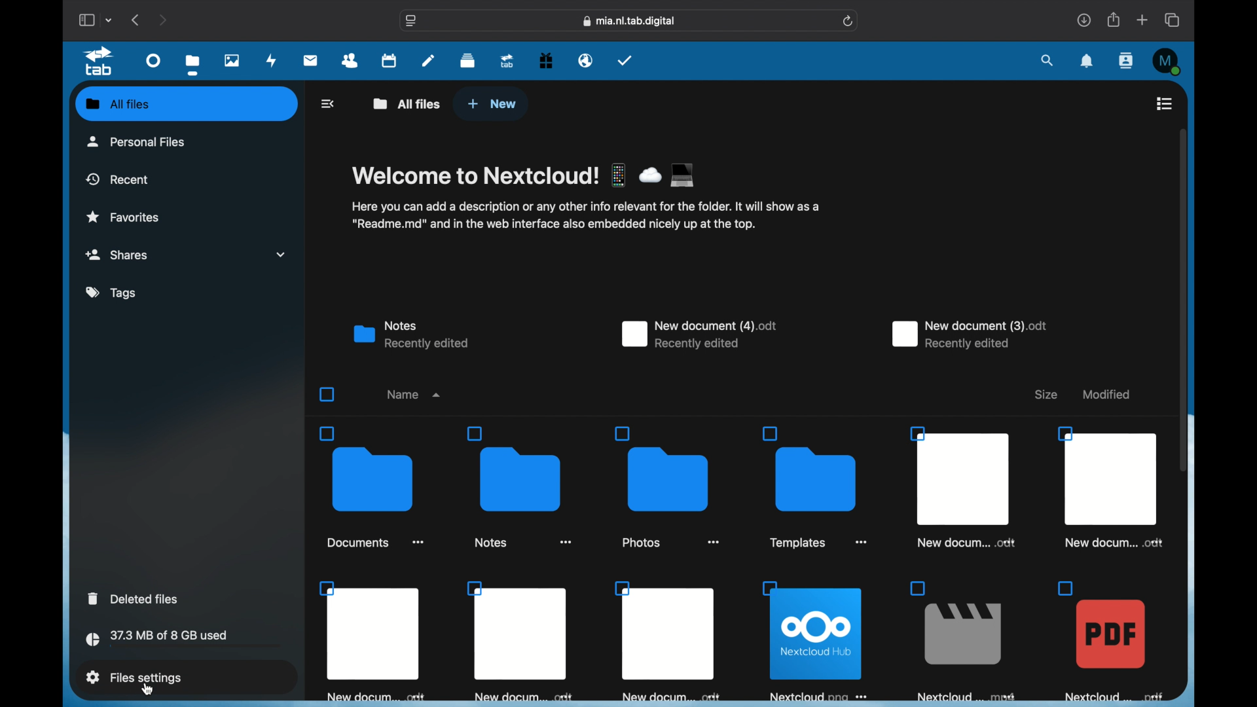  I want to click on checkbox, so click(327, 394).